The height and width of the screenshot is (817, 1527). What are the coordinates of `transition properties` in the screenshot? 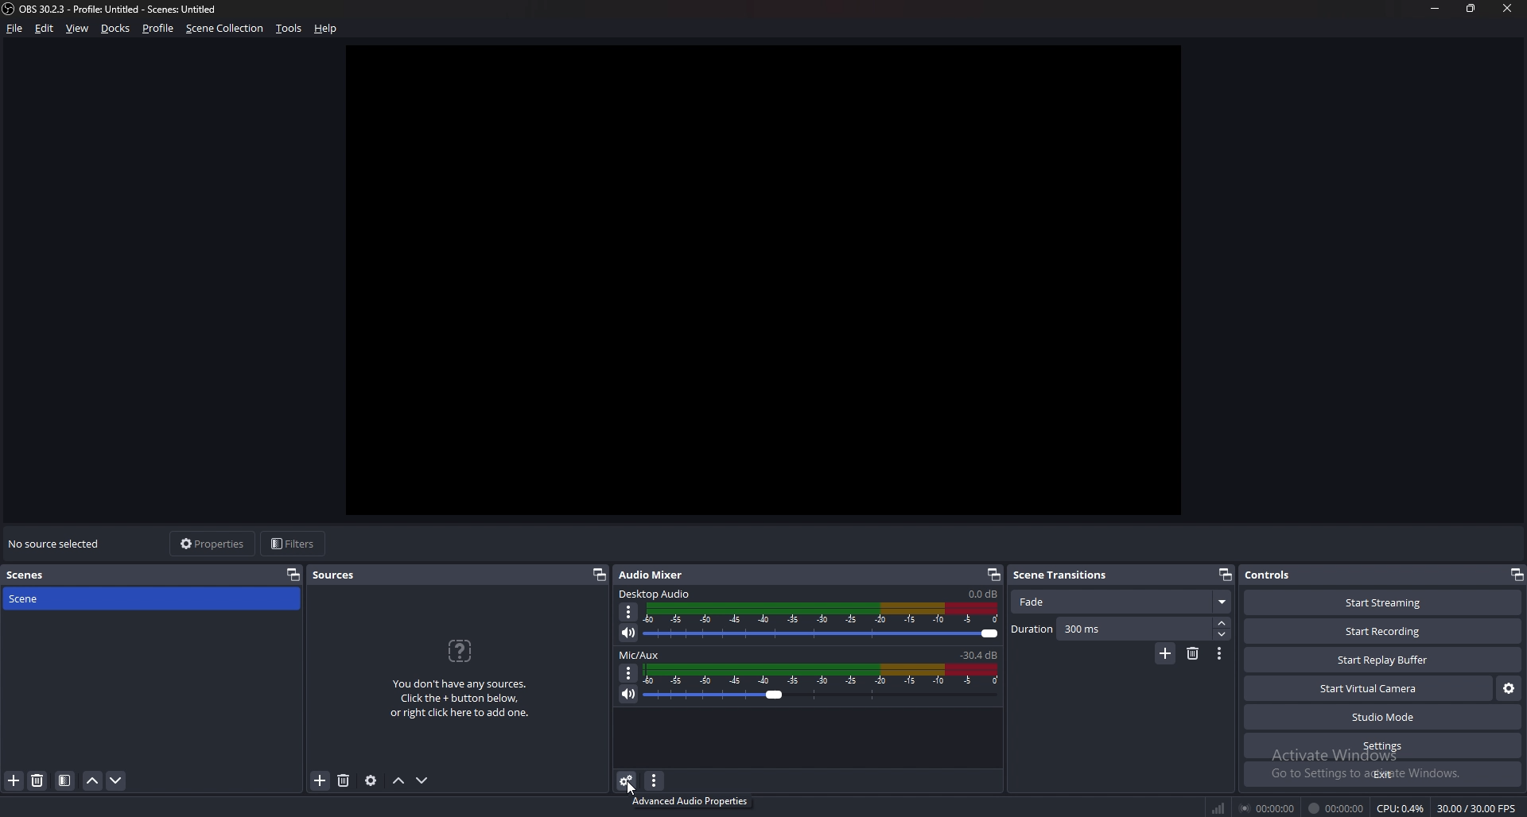 It's located at (1219, 653).